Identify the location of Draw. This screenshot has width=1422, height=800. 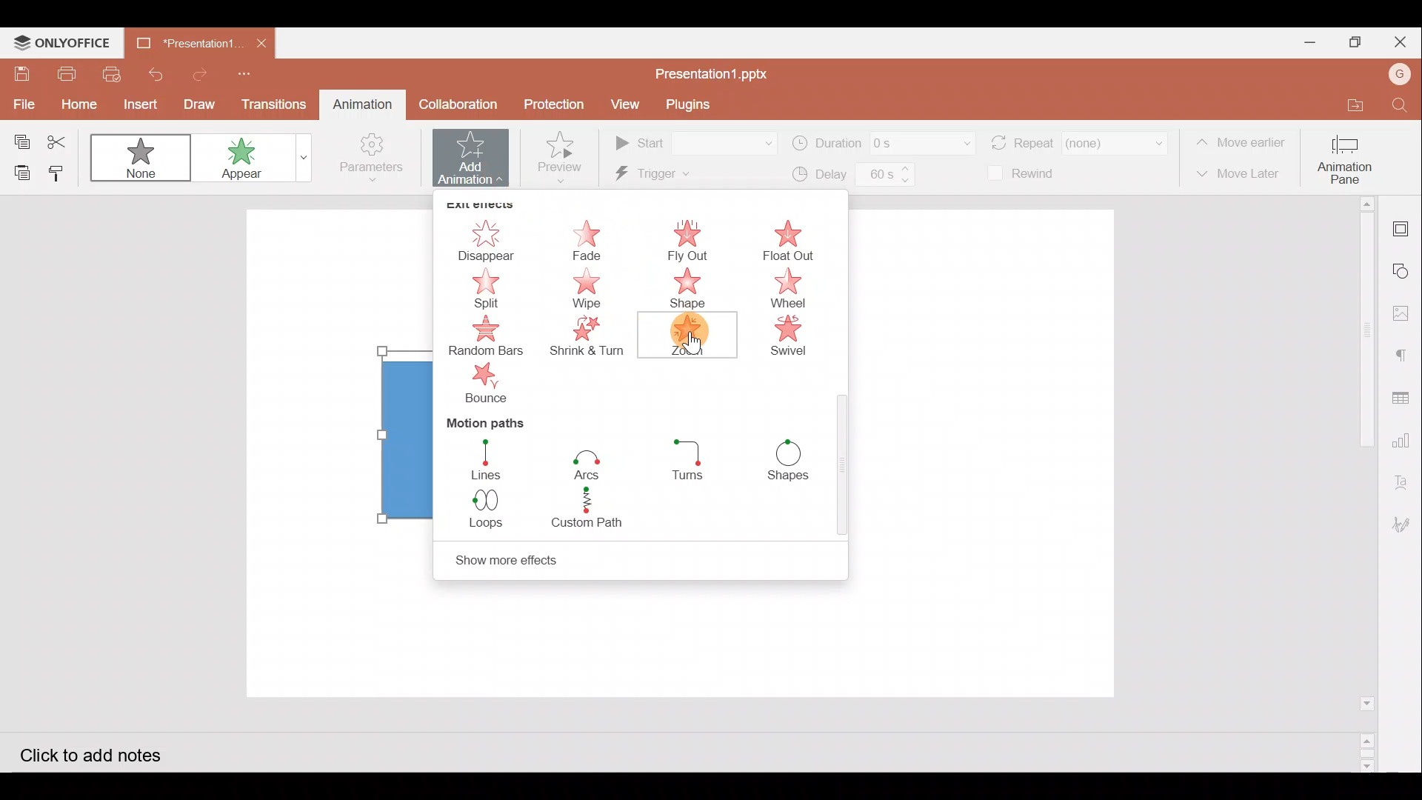
(201, 102).